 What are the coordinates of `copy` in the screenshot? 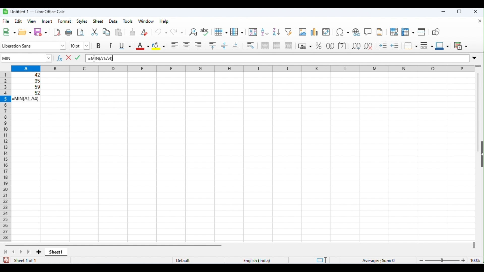 It's located at (107, 32).